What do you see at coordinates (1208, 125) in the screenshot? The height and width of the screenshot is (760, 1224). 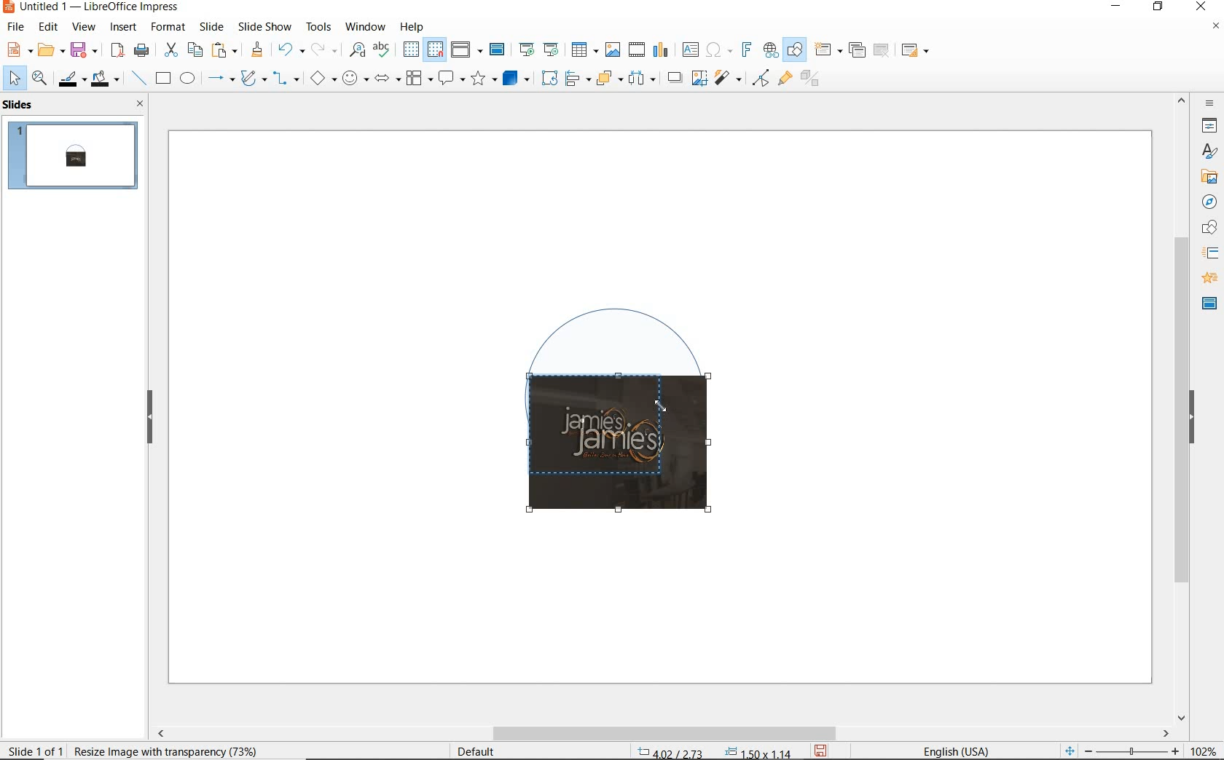 I see `properties` at bounding box center [1208, 125].